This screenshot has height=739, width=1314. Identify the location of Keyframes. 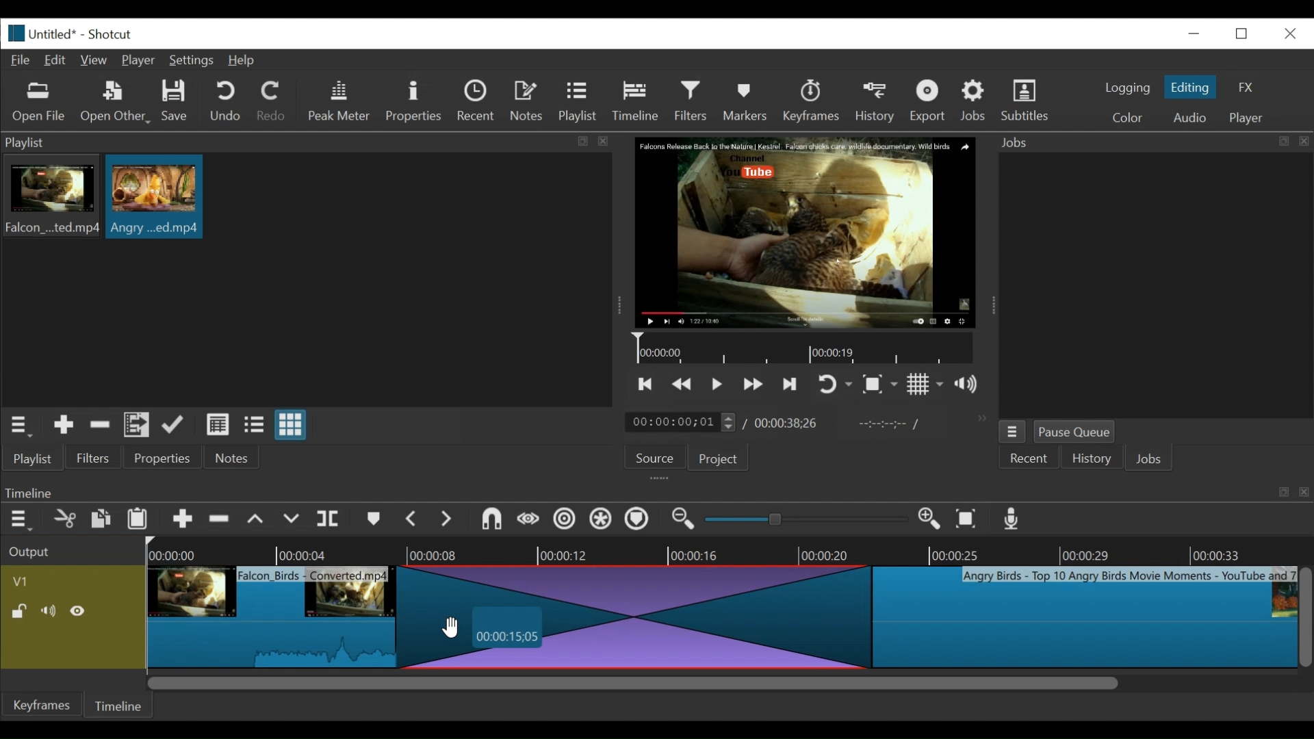
(43, 705).